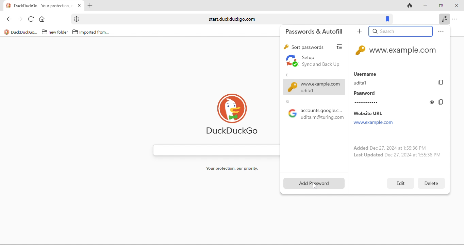 The image size is (464, 245). Describe the element at coordinates (441, 82) in the screenshot. I see `copy` at that location.